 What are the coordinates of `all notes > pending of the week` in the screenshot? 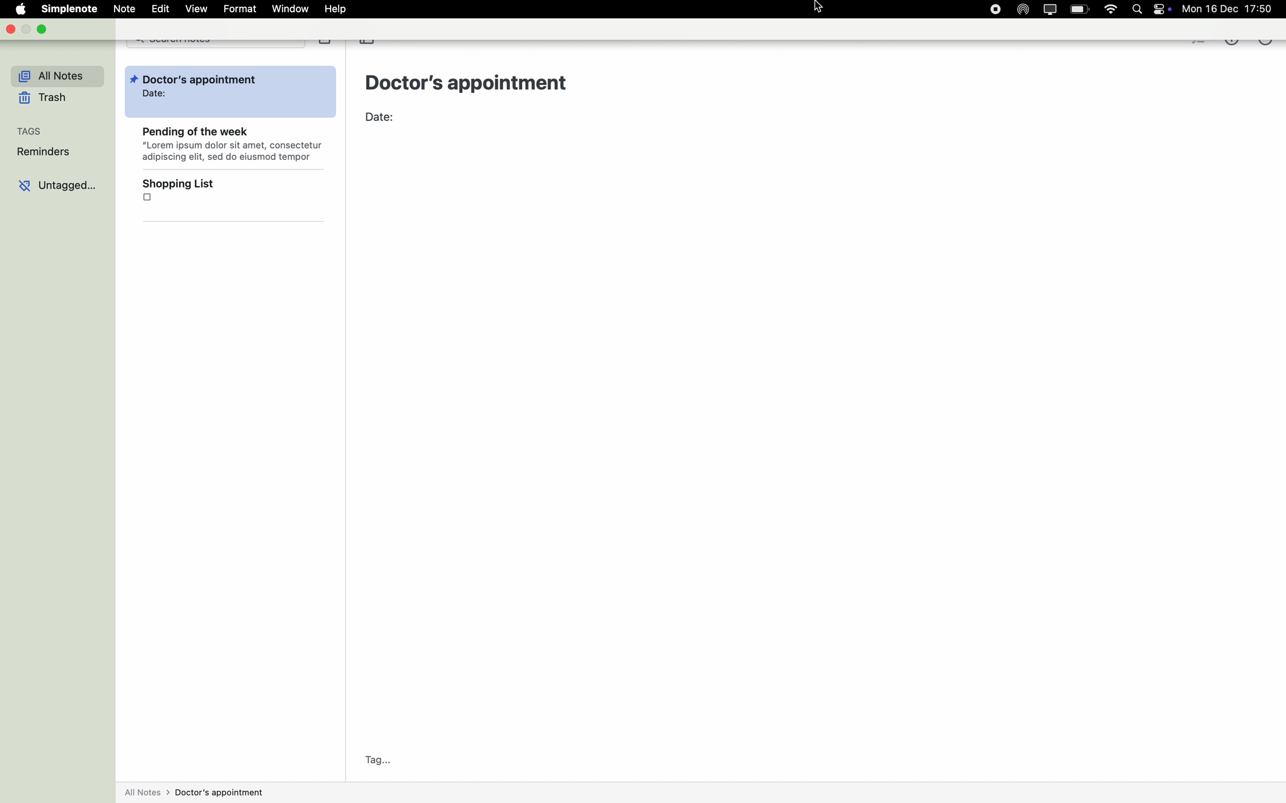 It's located at (193, 794).